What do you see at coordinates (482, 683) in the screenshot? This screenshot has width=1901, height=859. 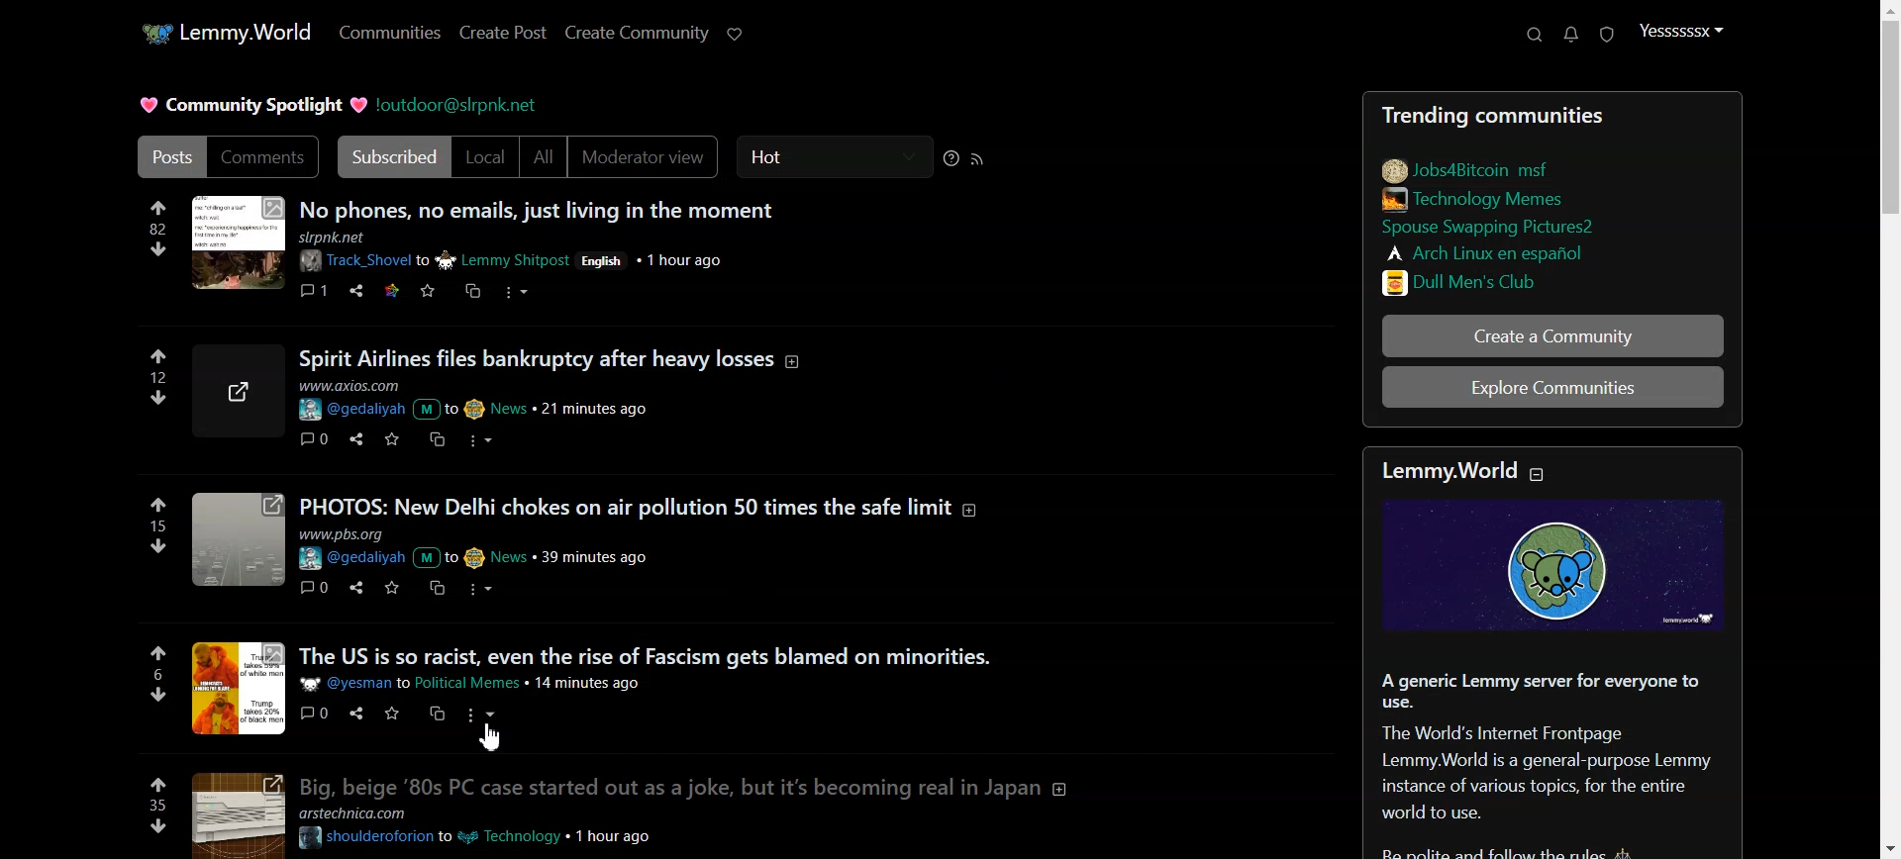 I see `post details` at bounding box center [482, 683].